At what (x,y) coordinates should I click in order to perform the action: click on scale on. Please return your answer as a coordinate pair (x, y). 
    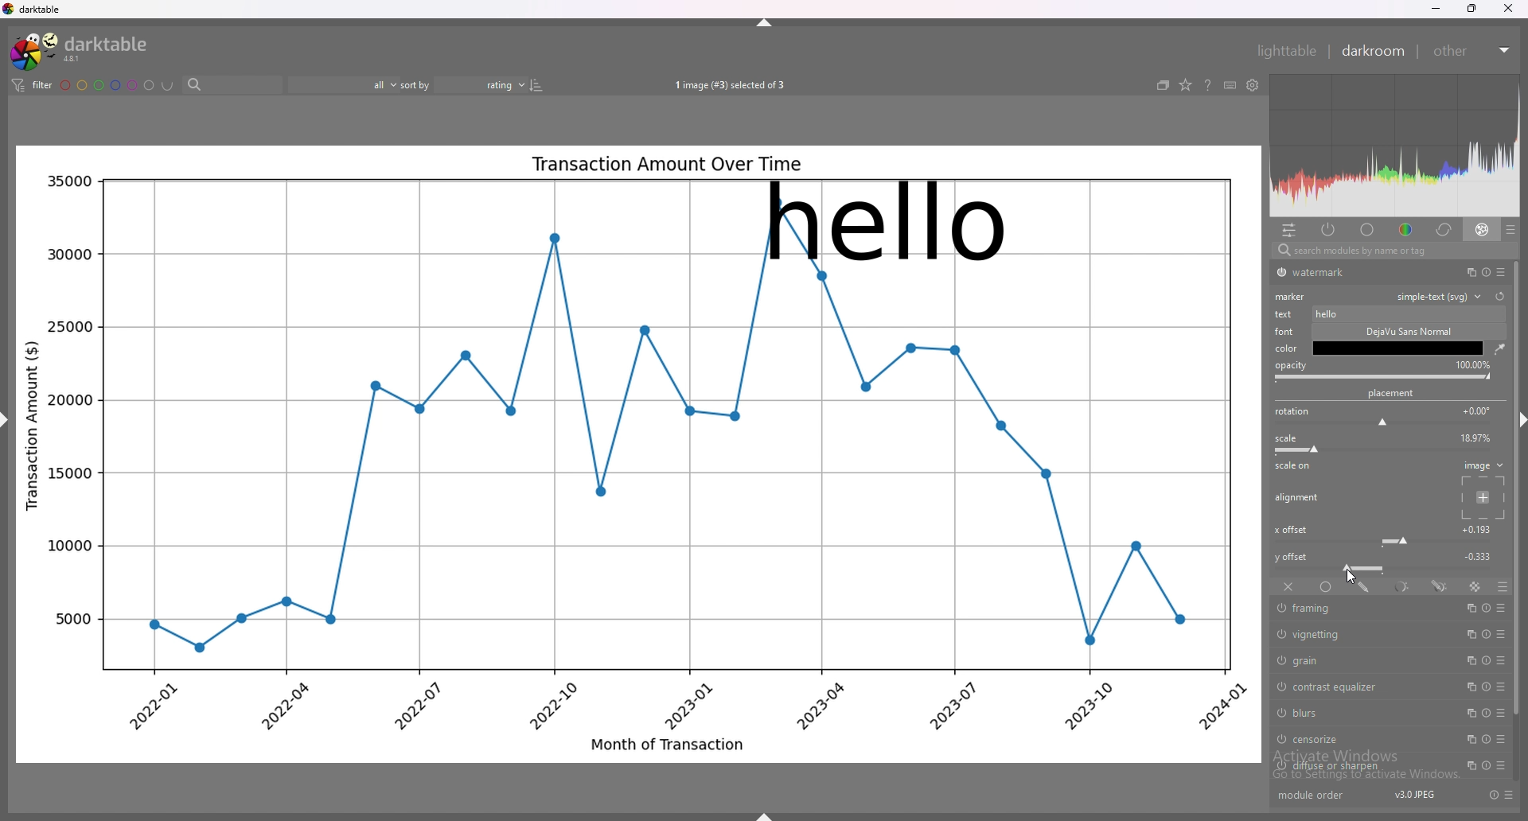
    Looking at the image, I should click on (1294, 468).